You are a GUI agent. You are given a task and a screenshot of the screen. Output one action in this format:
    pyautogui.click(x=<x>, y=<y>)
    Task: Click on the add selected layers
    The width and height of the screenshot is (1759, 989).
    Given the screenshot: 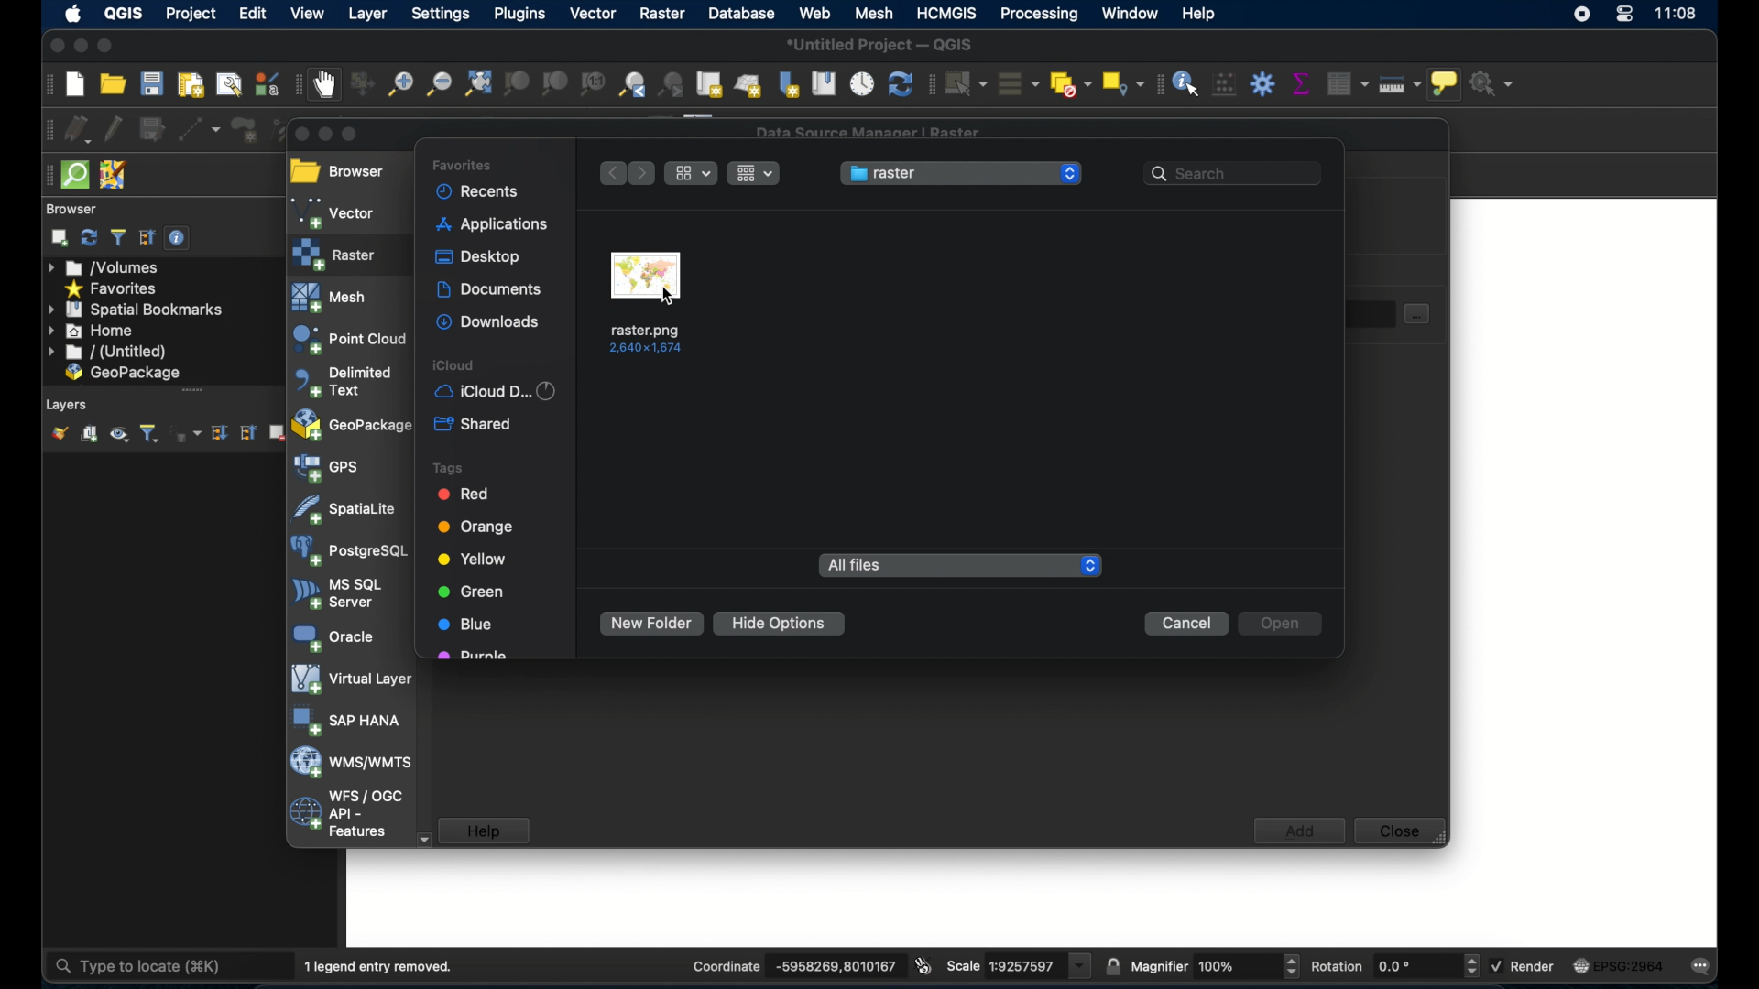 What is the action you would take?
    pyautogui.click(x=60, y=238)
    